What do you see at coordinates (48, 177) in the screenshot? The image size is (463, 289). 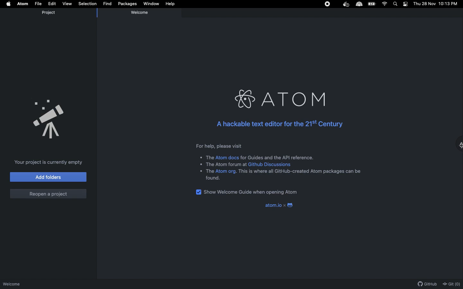 I see `Add folders` at bounding box center [48, 177].